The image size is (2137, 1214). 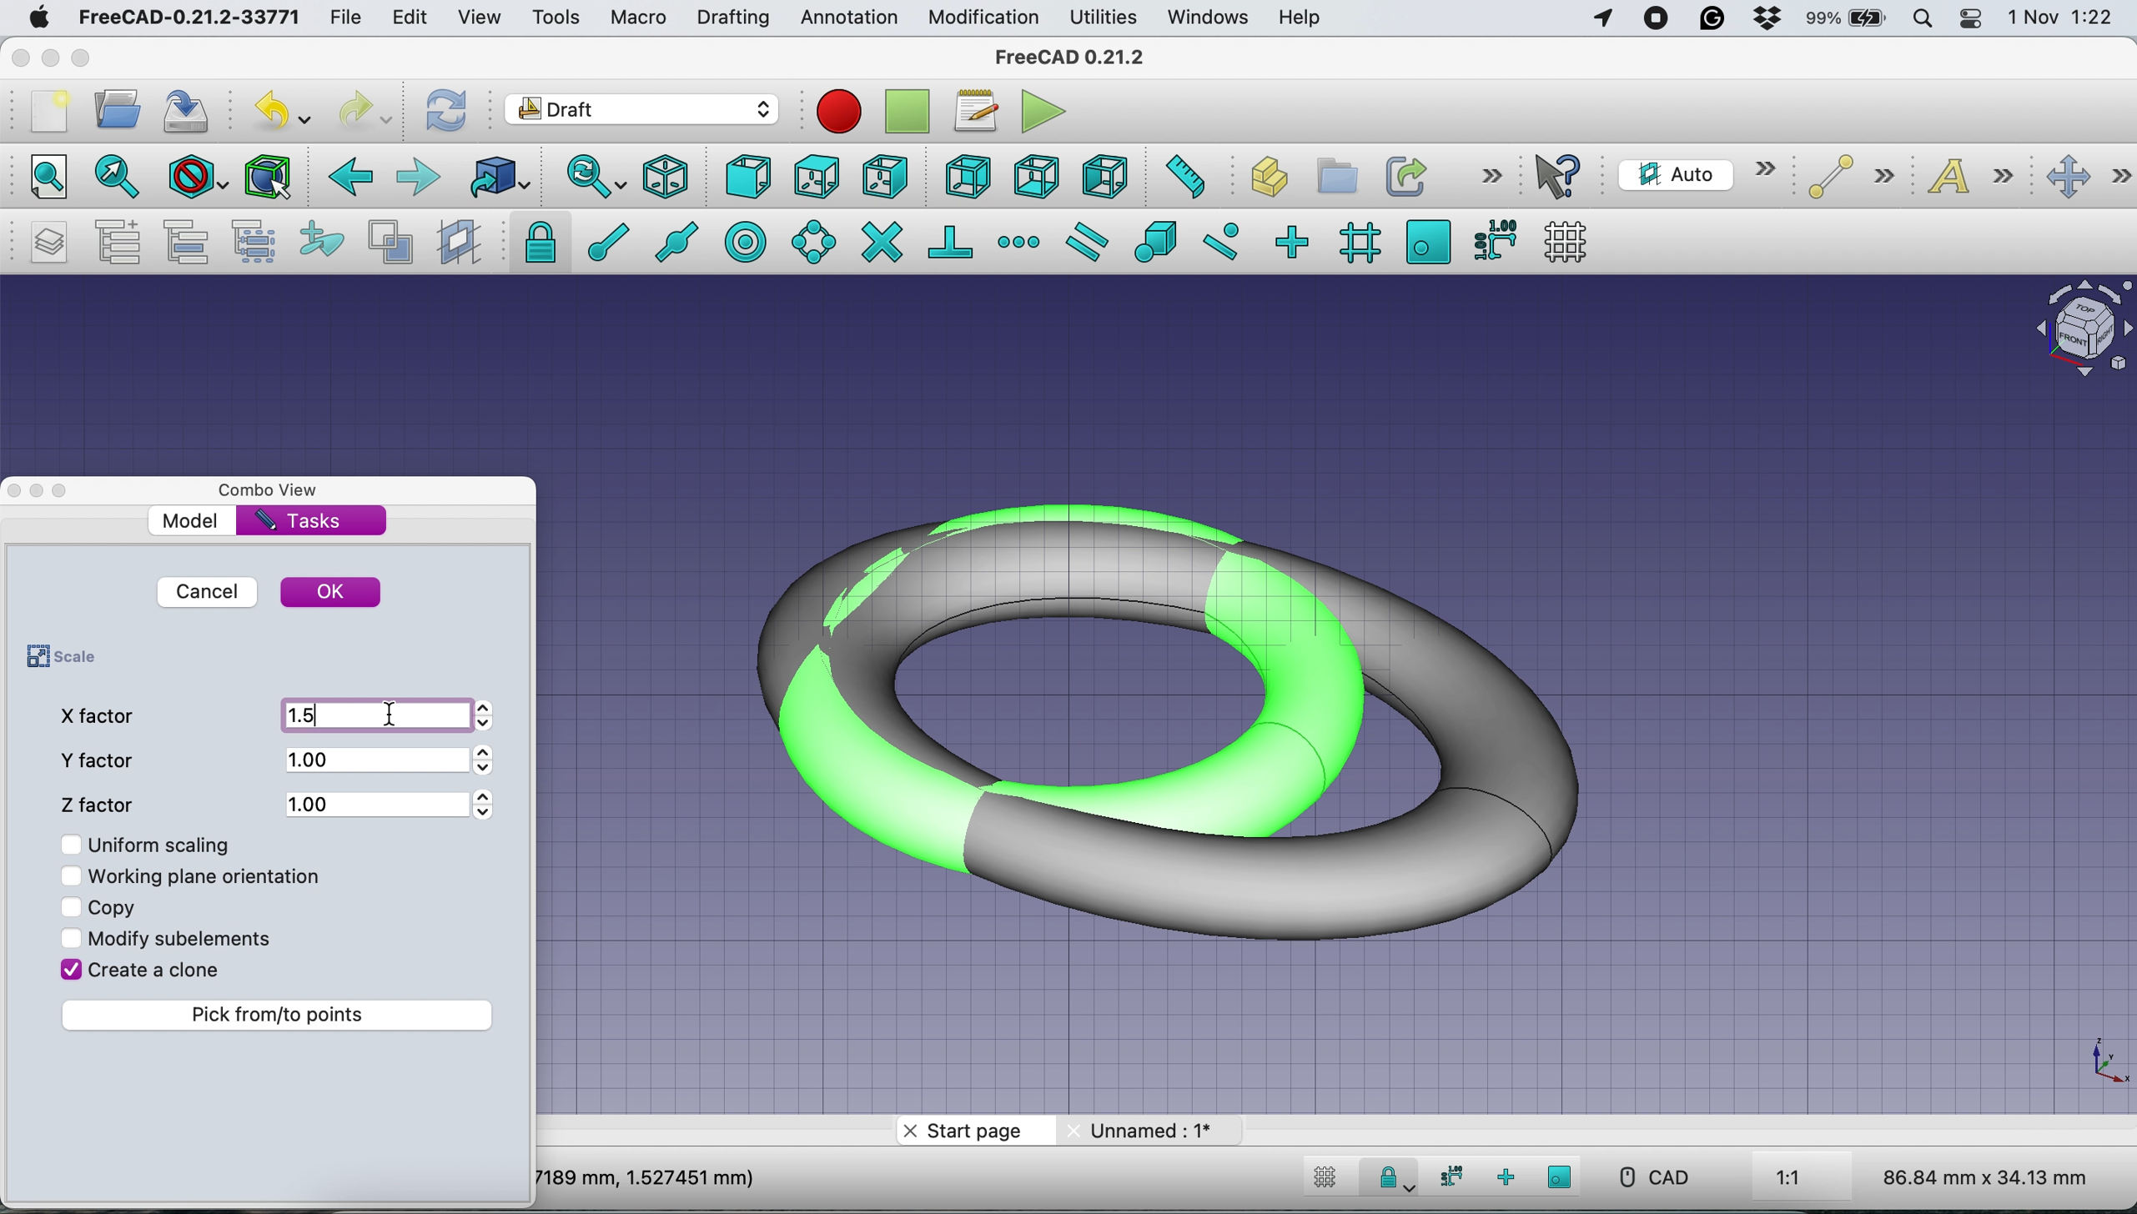 What do you see at coordinates (2059, 18) in the screenshot?
I see `1 Nov 1:22` at bounding box center [2059, 18].